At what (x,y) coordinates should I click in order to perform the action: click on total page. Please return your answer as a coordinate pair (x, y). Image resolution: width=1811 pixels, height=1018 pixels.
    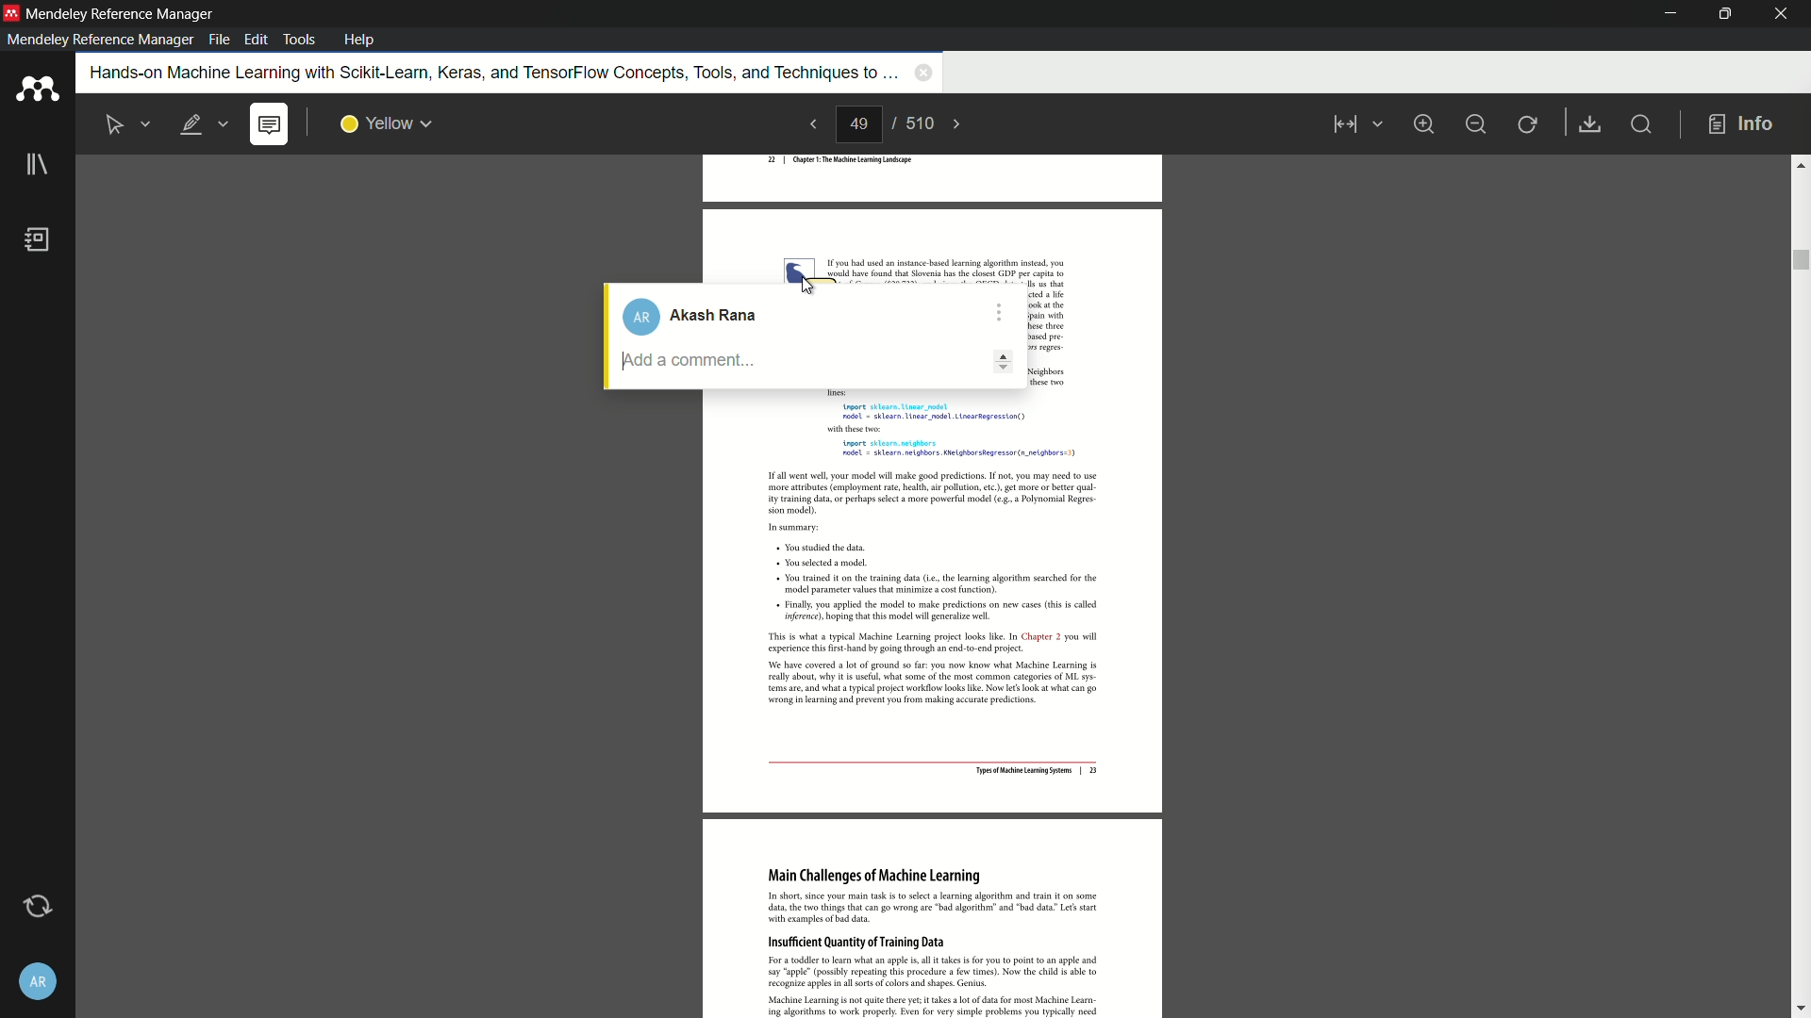
    Looking at the image, I should click on (922, 124).